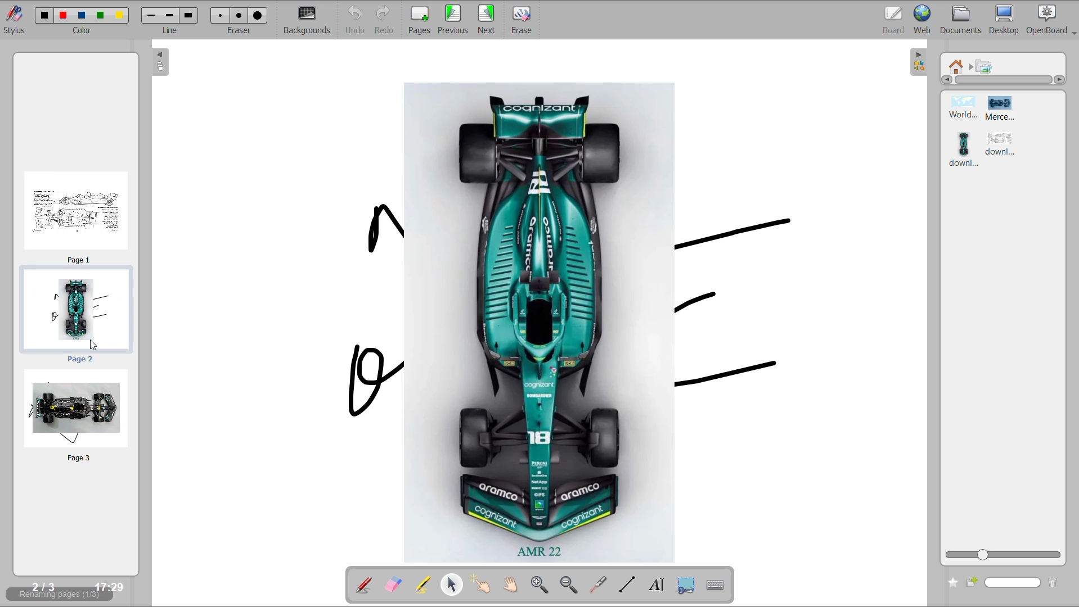  I want to click on Large eraser, so click(258, 15).